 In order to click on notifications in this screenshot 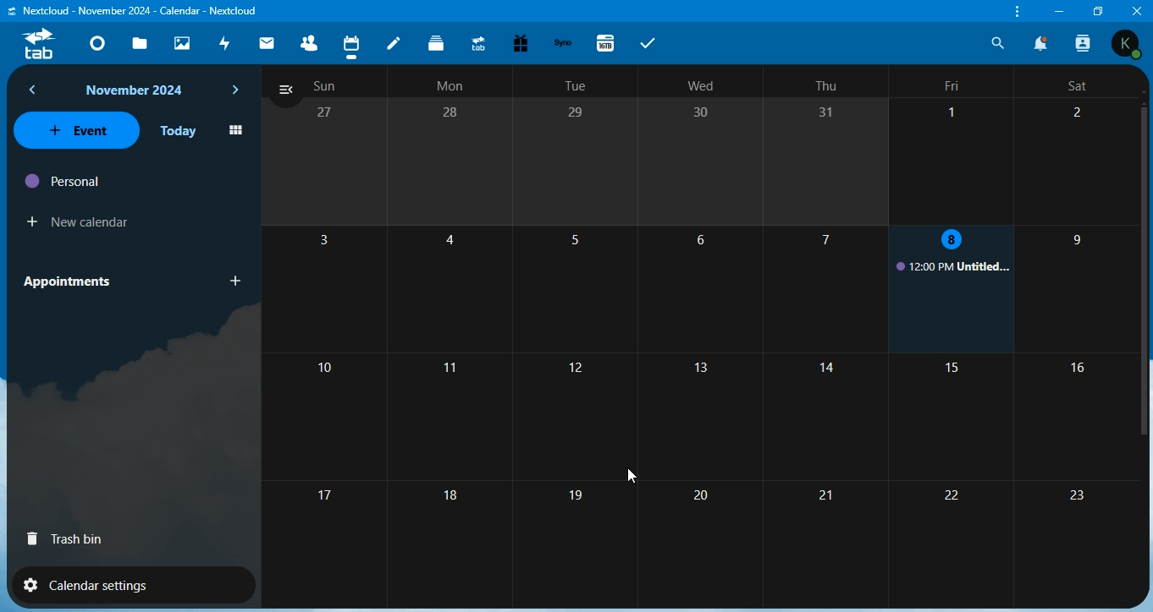, I will do `click(1042, 43)`.